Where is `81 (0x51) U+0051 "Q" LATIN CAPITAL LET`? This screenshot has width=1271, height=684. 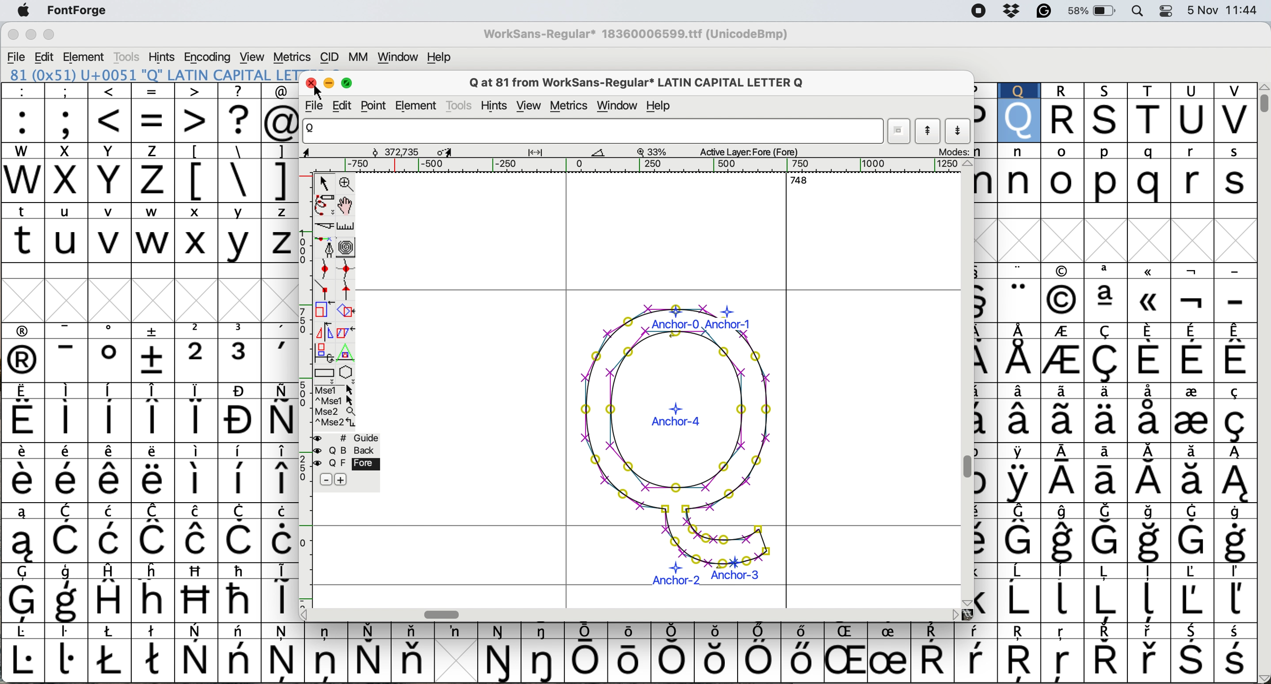
81 (0x51) U+0051 "Q" LATIN CAPITAL LET is located at coordinates (150, 72).